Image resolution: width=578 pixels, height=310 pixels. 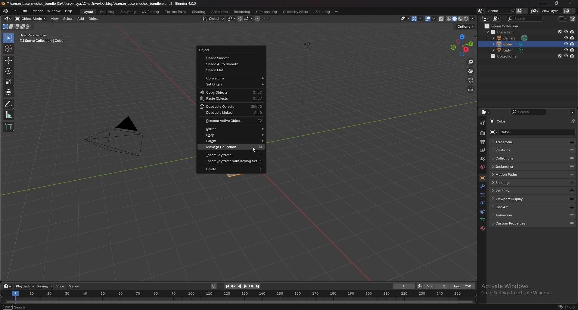 What do you see at coordinates (482, 220) in the screenshot?
I see `data` at bounding box center [482, 220].